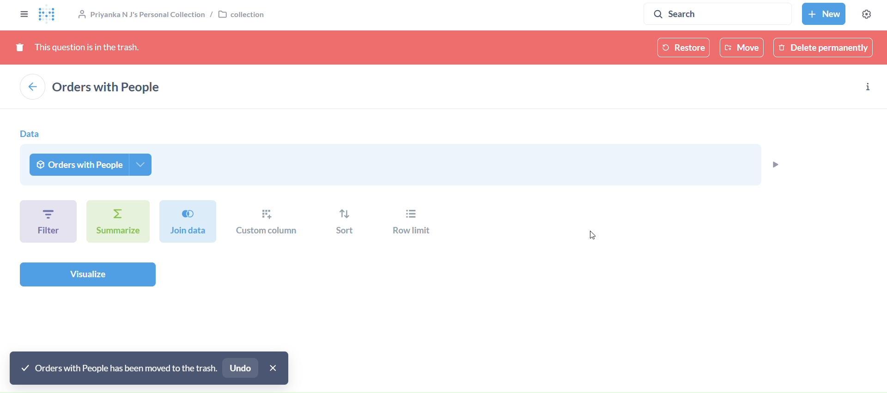  I want to click on logo, so click(50, 16).